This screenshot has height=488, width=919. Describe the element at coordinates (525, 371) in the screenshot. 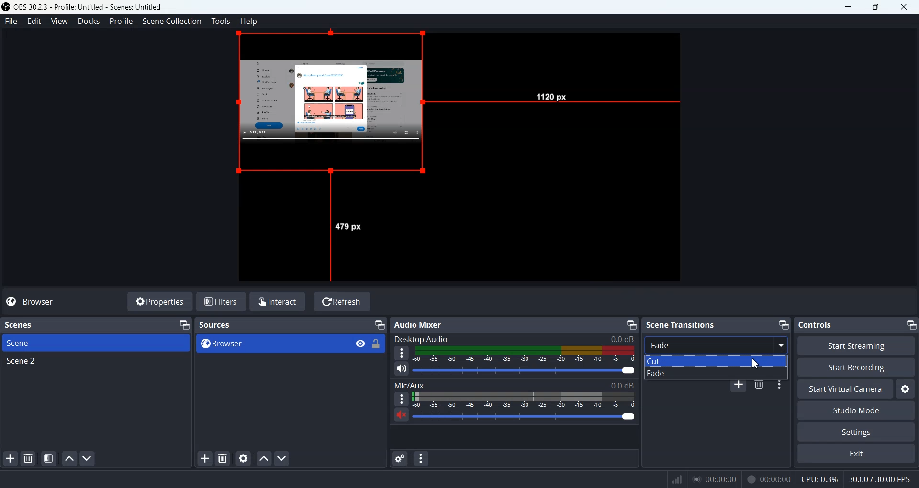

I see `volume adjuster` at that location.